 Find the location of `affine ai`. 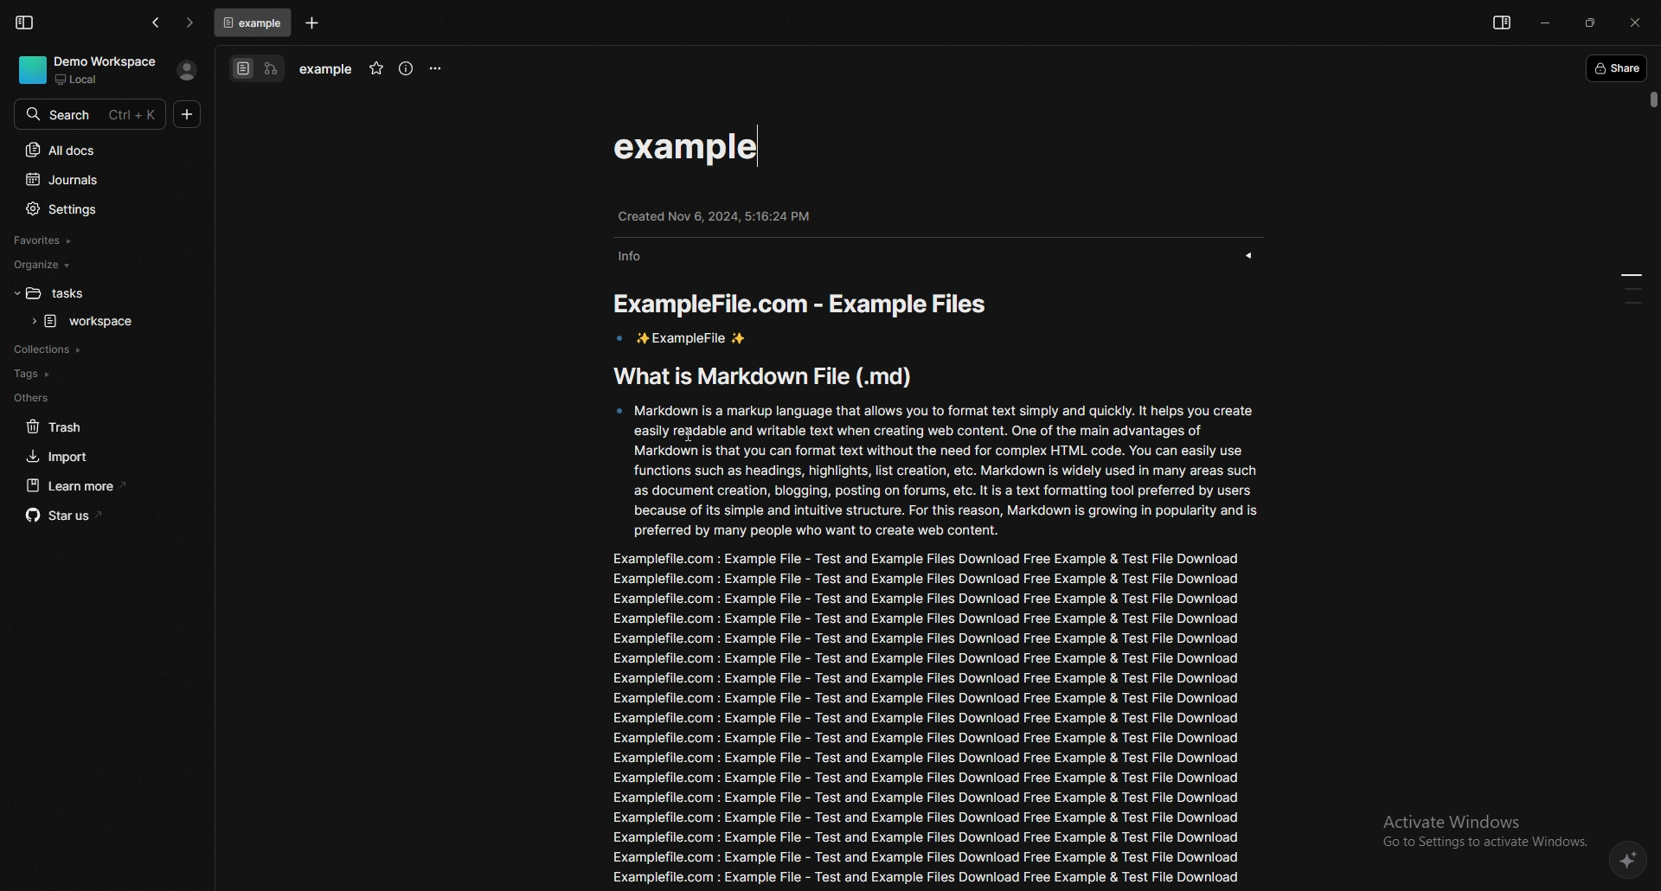

affine ai is located at coordinates (1626, 858).